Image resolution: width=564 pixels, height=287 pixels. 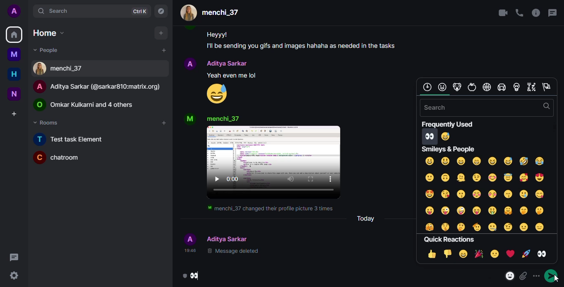 I want to click on activities, so click(x=486, y=87).